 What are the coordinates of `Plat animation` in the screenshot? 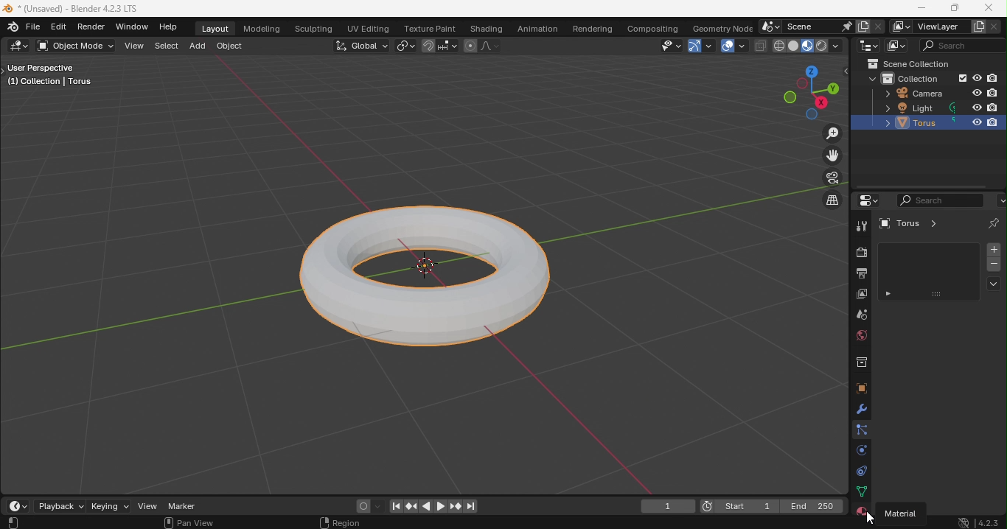 It's located at (441, 508).